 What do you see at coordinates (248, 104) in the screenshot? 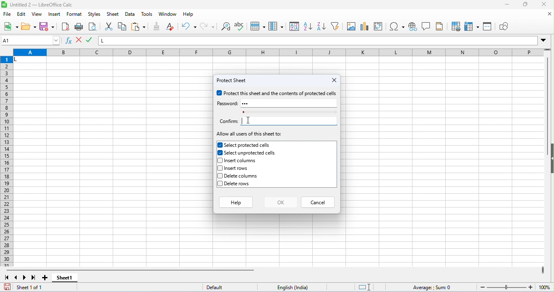
I see `password typed` at bounding box center [248, 104].